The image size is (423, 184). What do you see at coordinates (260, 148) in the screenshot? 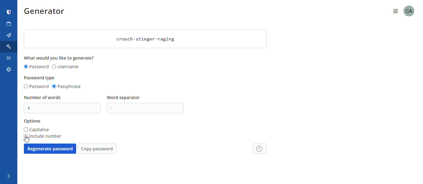
I see `password history` at bounding box center [260, 148].